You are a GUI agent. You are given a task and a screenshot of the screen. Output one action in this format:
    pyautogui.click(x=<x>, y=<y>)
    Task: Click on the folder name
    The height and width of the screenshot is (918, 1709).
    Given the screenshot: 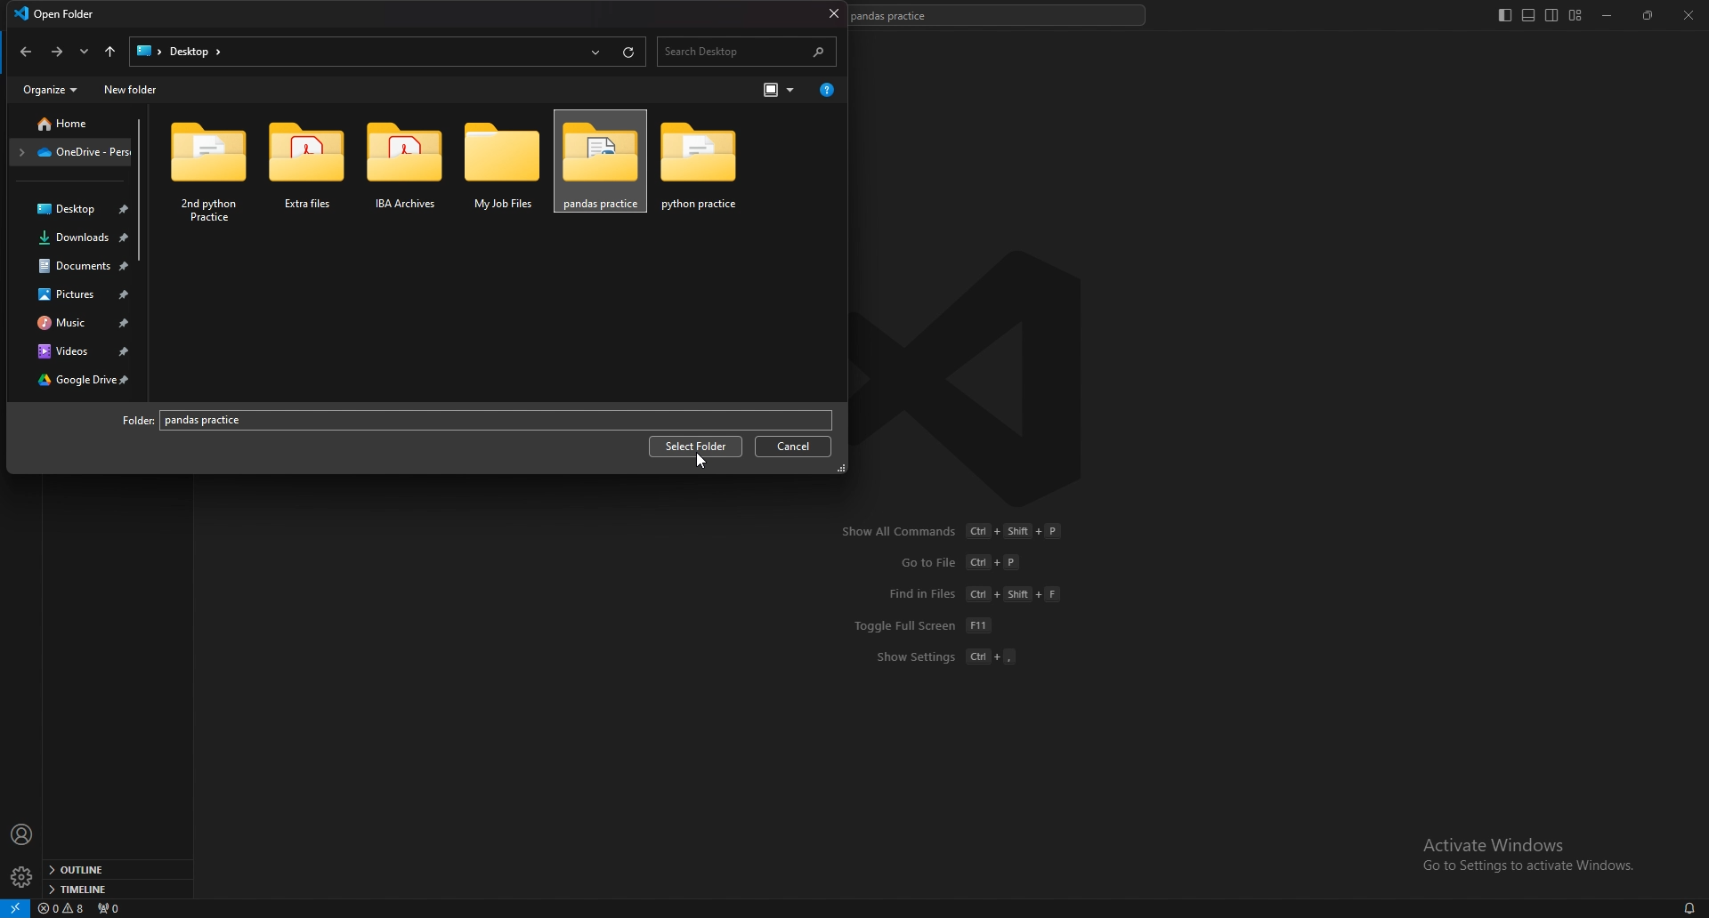 What is the action you would take?
    pyautogui.click(x=496, y=423)
    